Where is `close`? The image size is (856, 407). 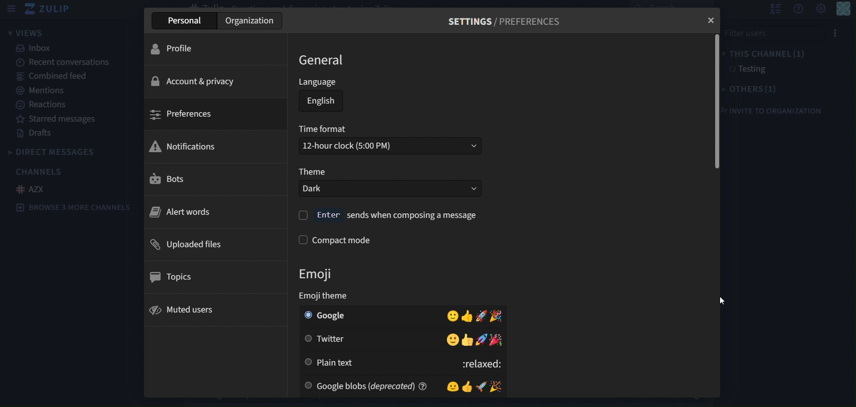
close is located at coordinates (712, 19).